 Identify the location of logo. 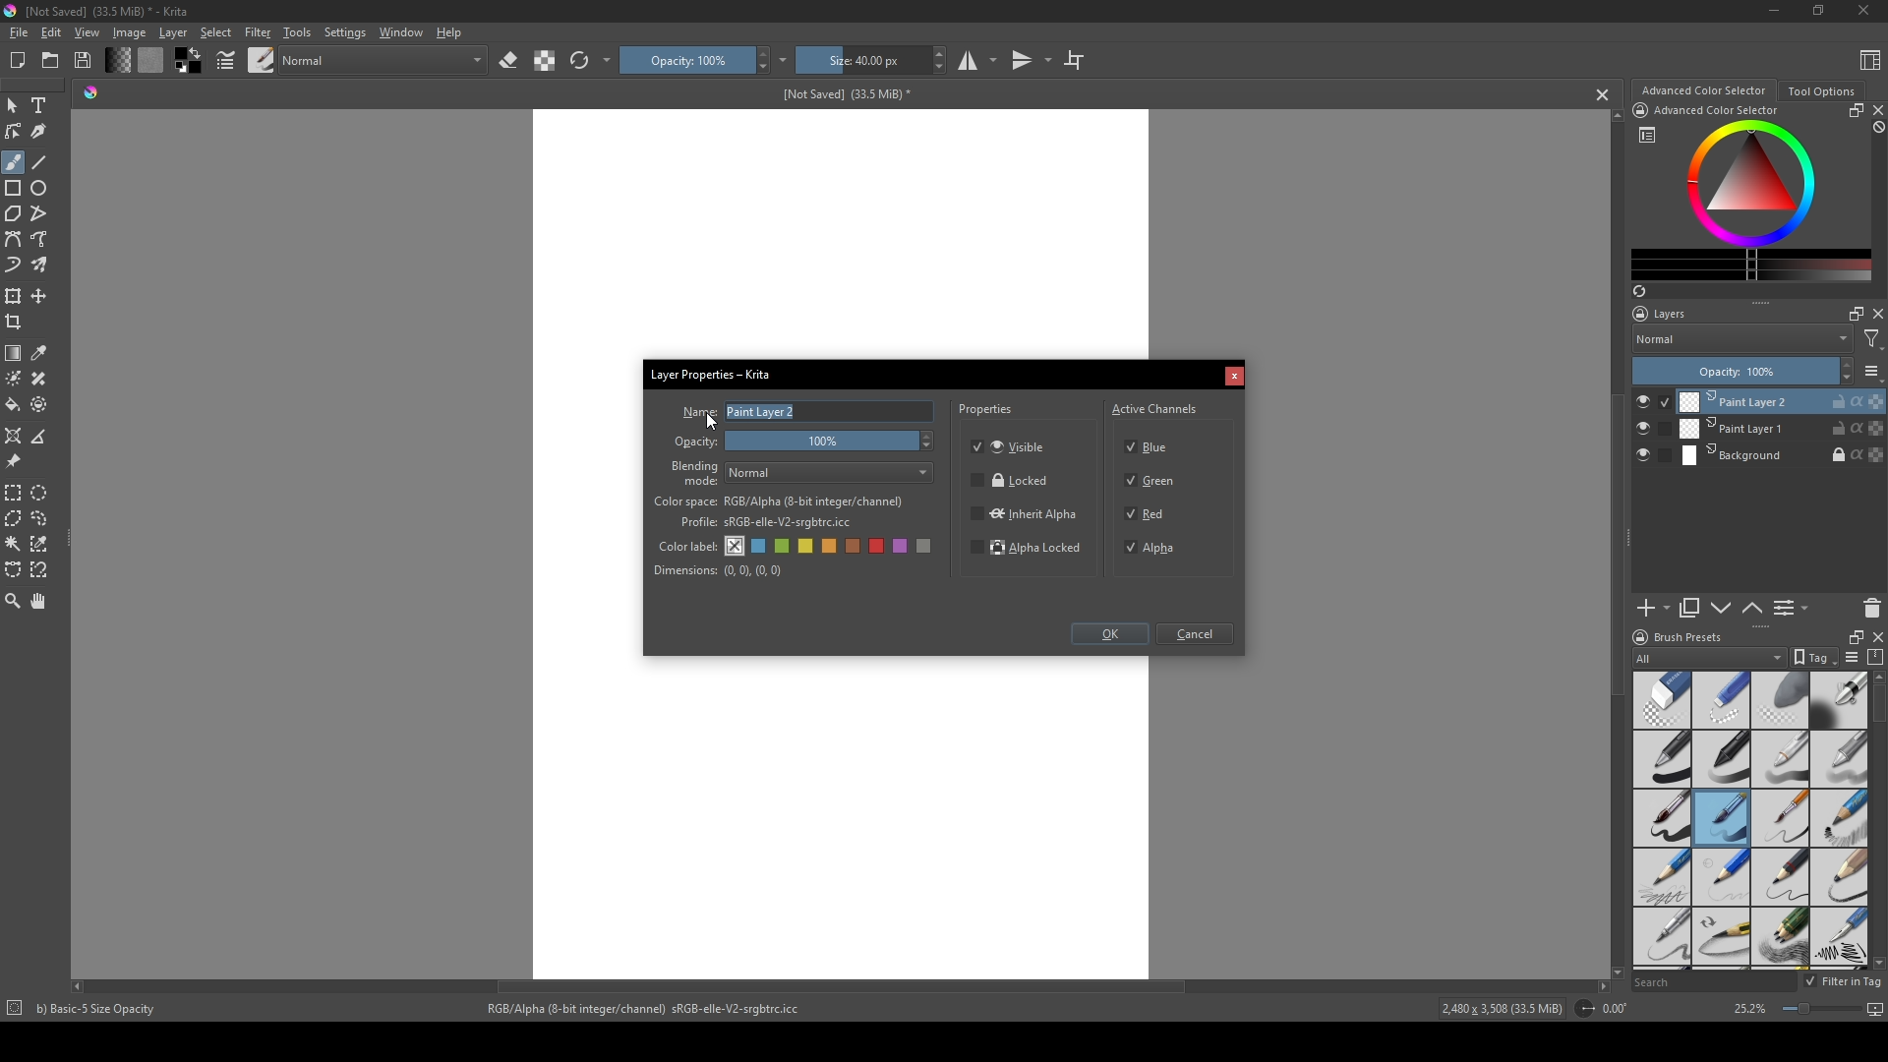
(12, 11).